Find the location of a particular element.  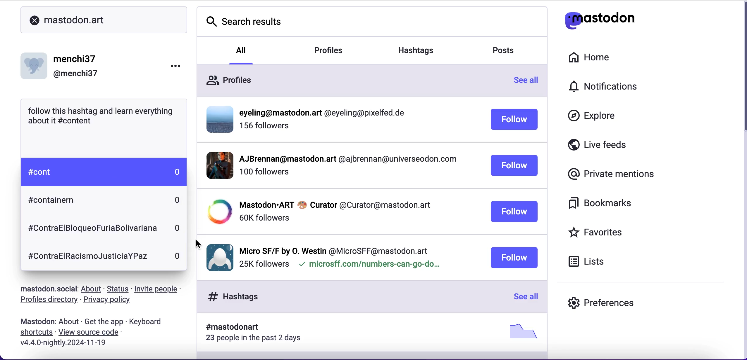

cursor is located at coordinates (199, 245).